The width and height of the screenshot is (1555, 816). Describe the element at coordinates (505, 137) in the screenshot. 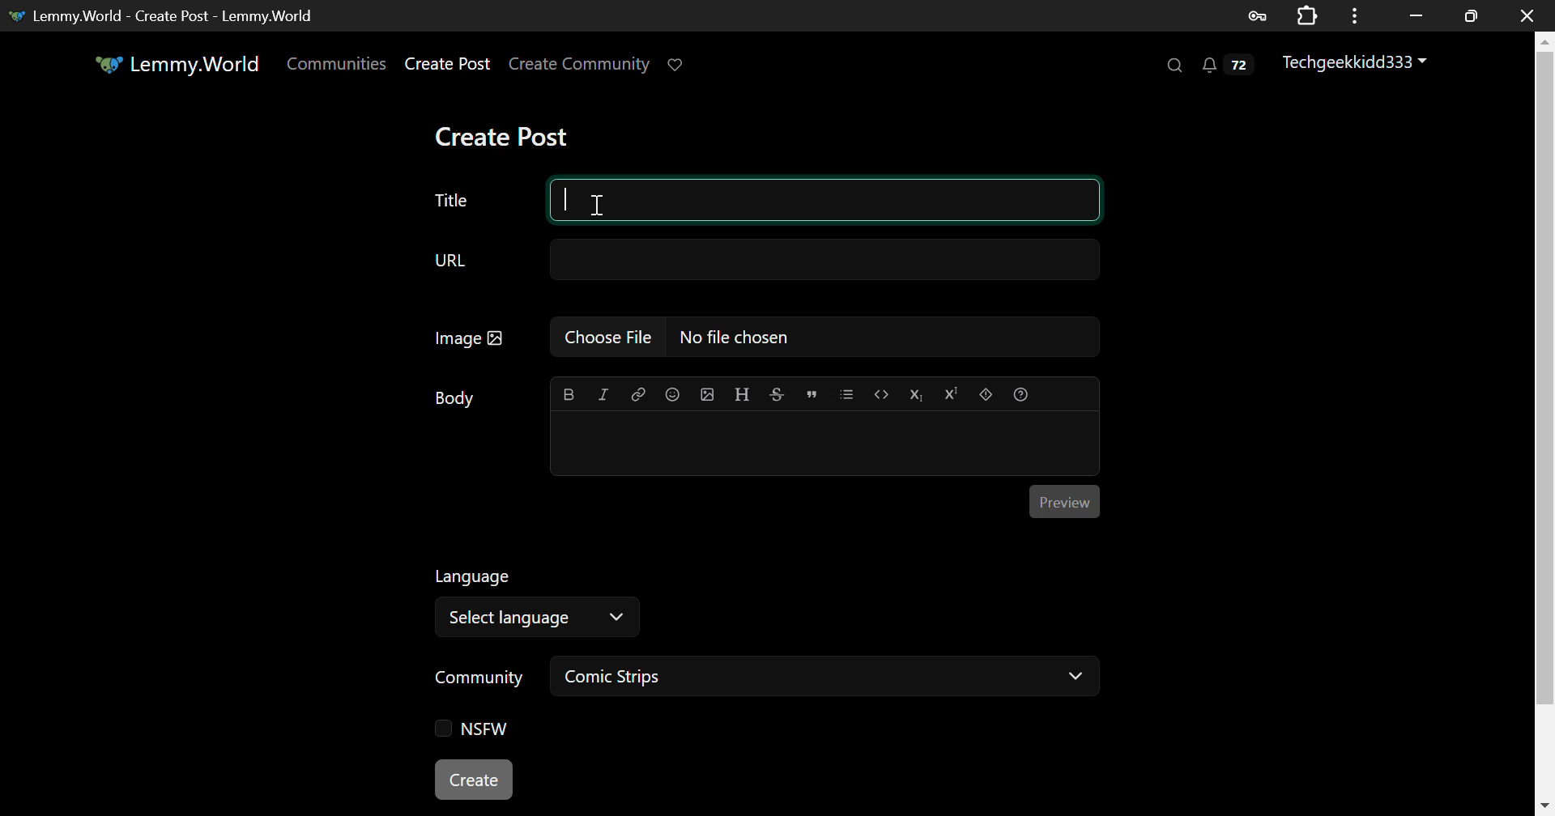

I see `Create Post` at that location.